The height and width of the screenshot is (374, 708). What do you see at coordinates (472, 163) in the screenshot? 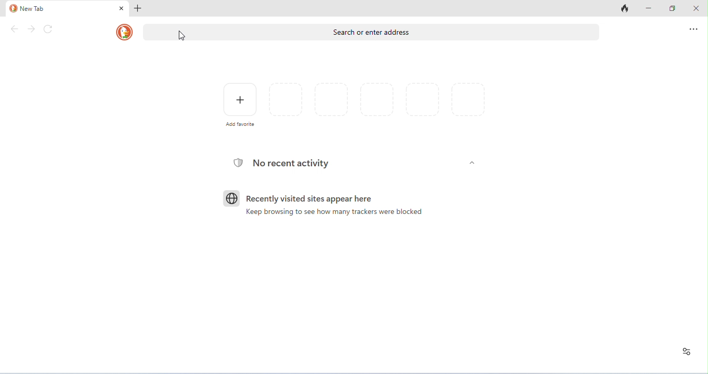
I see `Show/Hide recent activity` at bounding box center [472, 163].